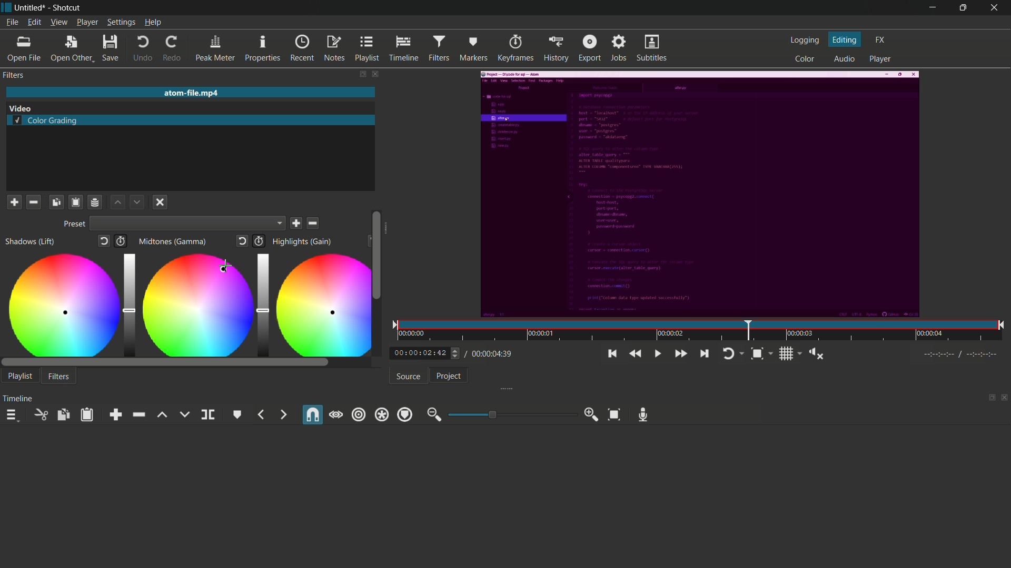 This screenshot has width=1011, height=568. What do you see at coordinates (159, 203) in the screenshot?
I see `Close` at bounding box center [159, 203].